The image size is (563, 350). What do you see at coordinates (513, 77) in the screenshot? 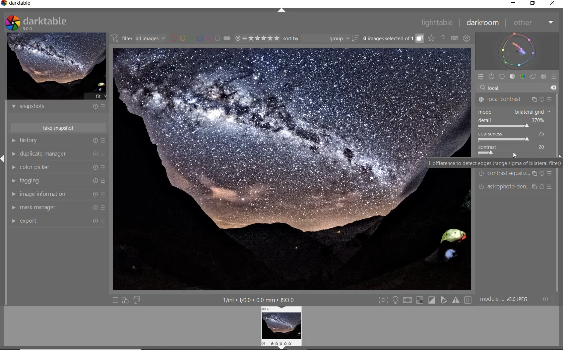
I see `TONE` at bounding box center [513, 77].